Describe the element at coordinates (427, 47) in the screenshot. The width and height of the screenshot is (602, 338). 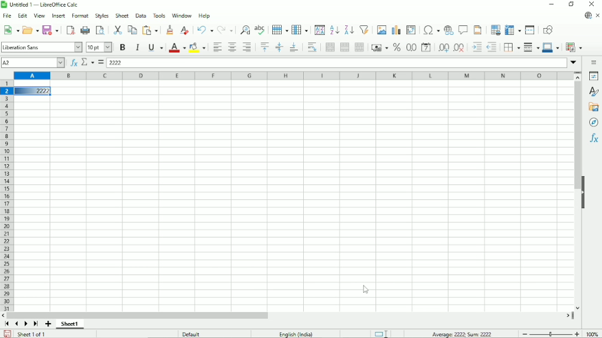
I see `Format as date` at that location.